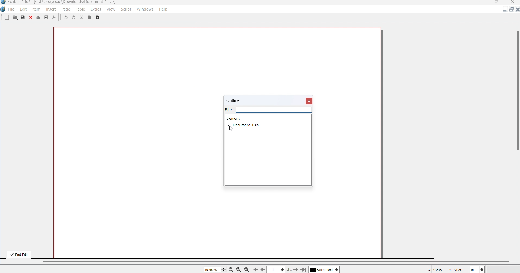 Image resolution: width=520 pixels, height=273 pixels. Describe the element at coordinates (166, 10) in the screenshot. I see `help` at that location.